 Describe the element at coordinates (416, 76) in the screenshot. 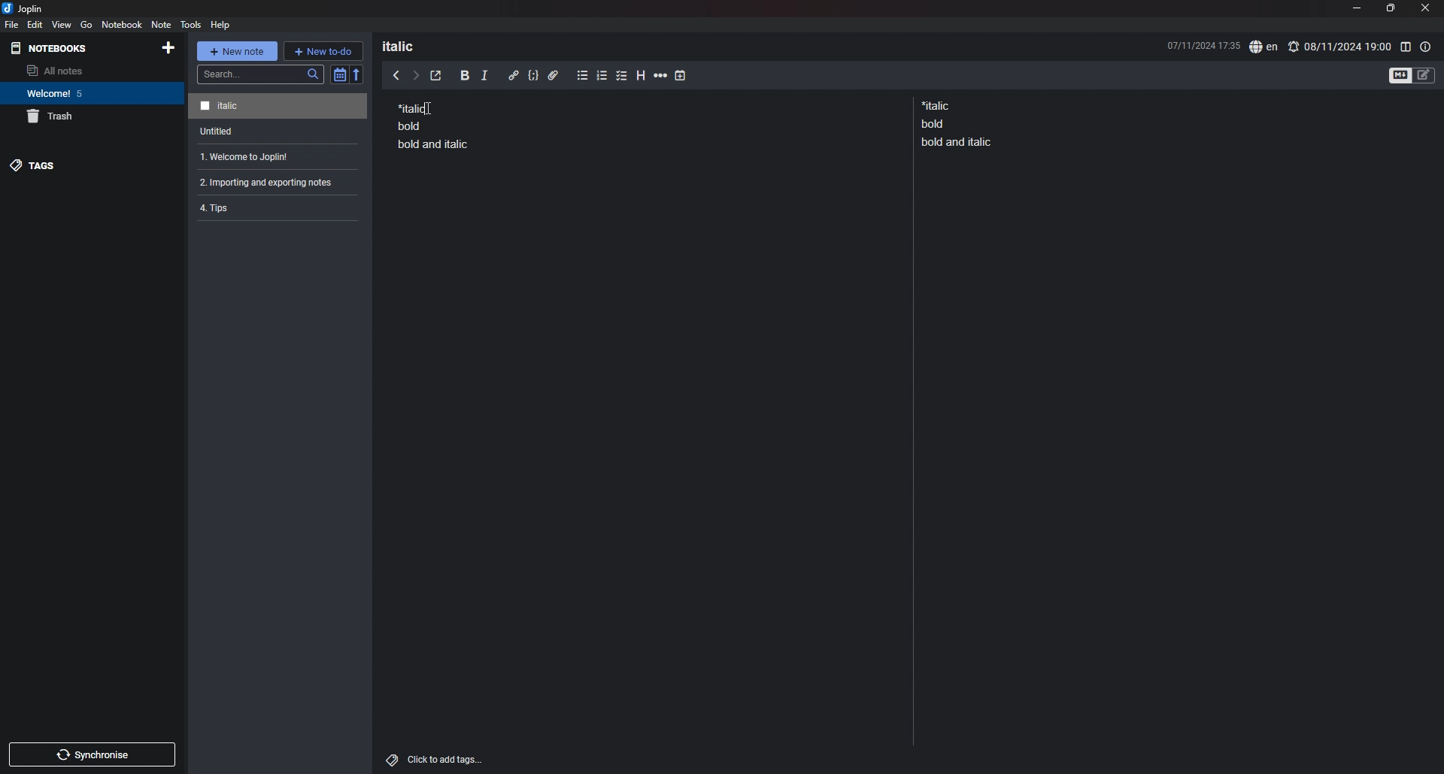

I see `next` at that location.